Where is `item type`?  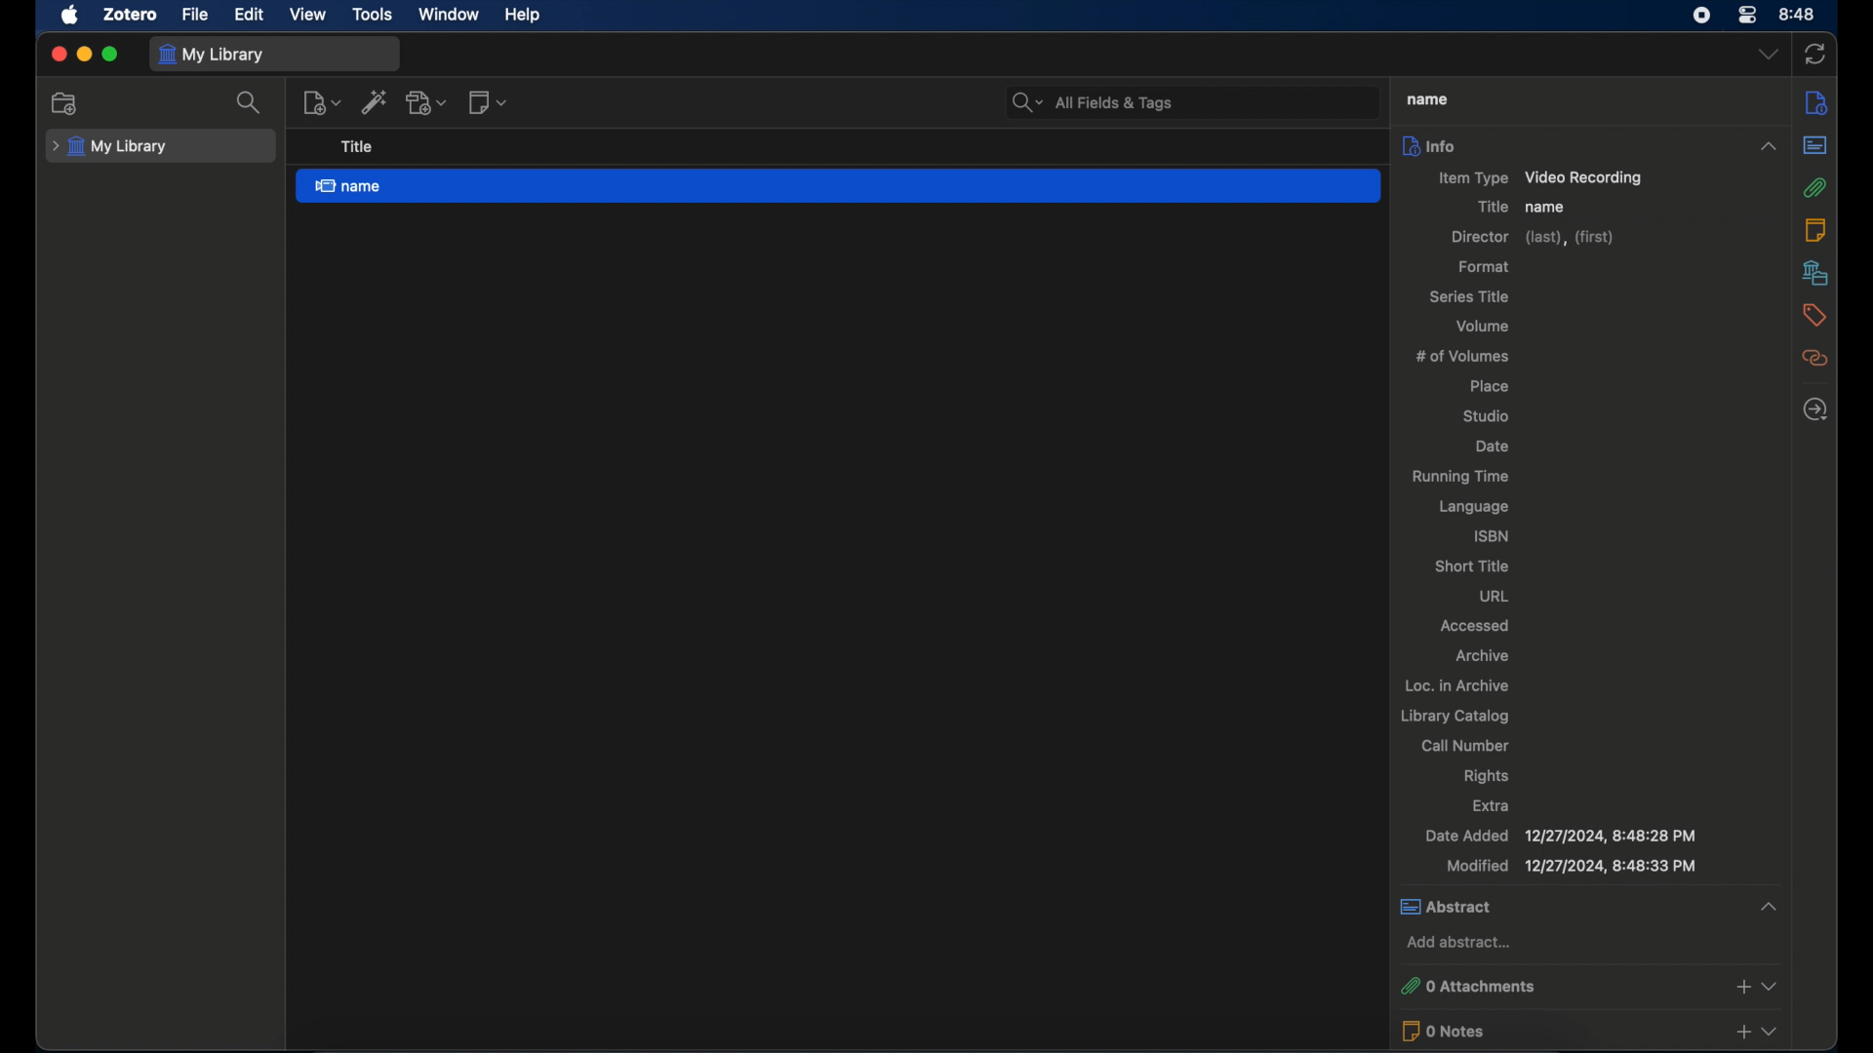
item type is located at coordinates (1538, 178).